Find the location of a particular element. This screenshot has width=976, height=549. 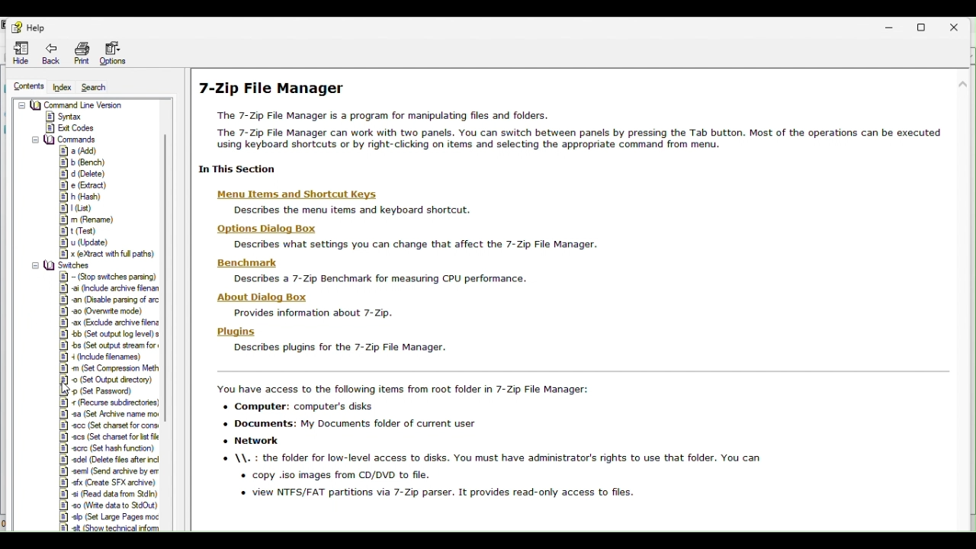

delete Files after incl is located at coordinates (108, 460).